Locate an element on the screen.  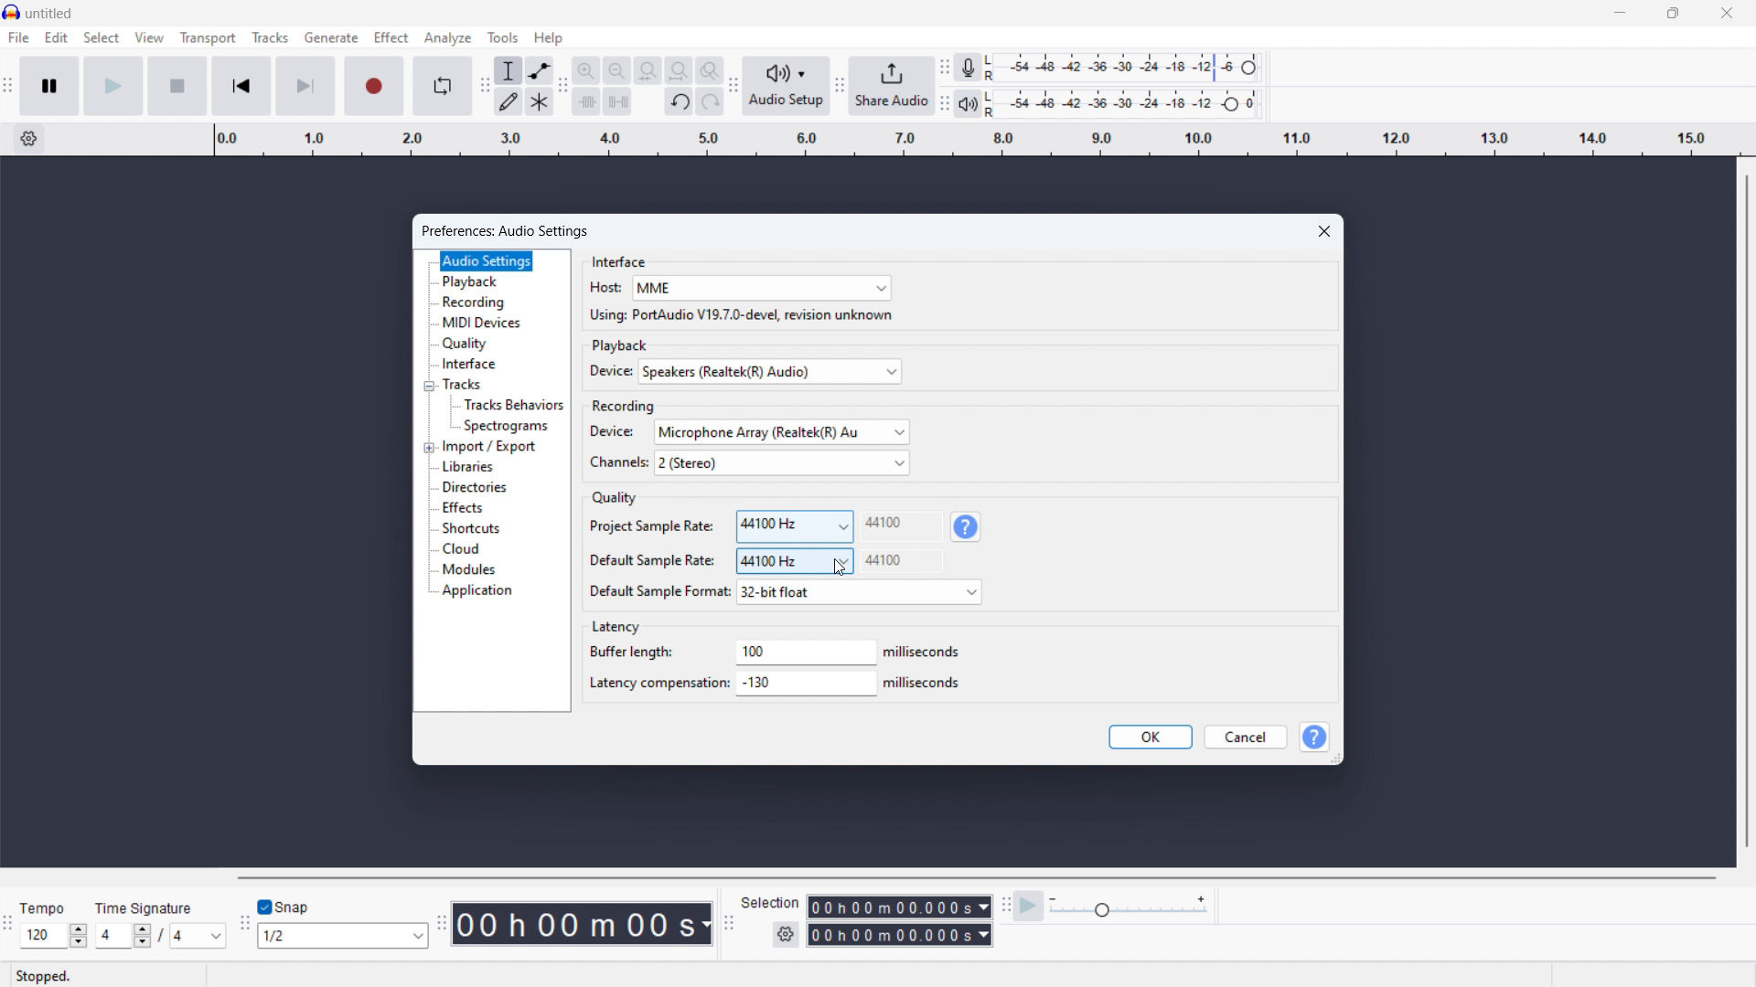
playback device is located at coordinates (771, 371).